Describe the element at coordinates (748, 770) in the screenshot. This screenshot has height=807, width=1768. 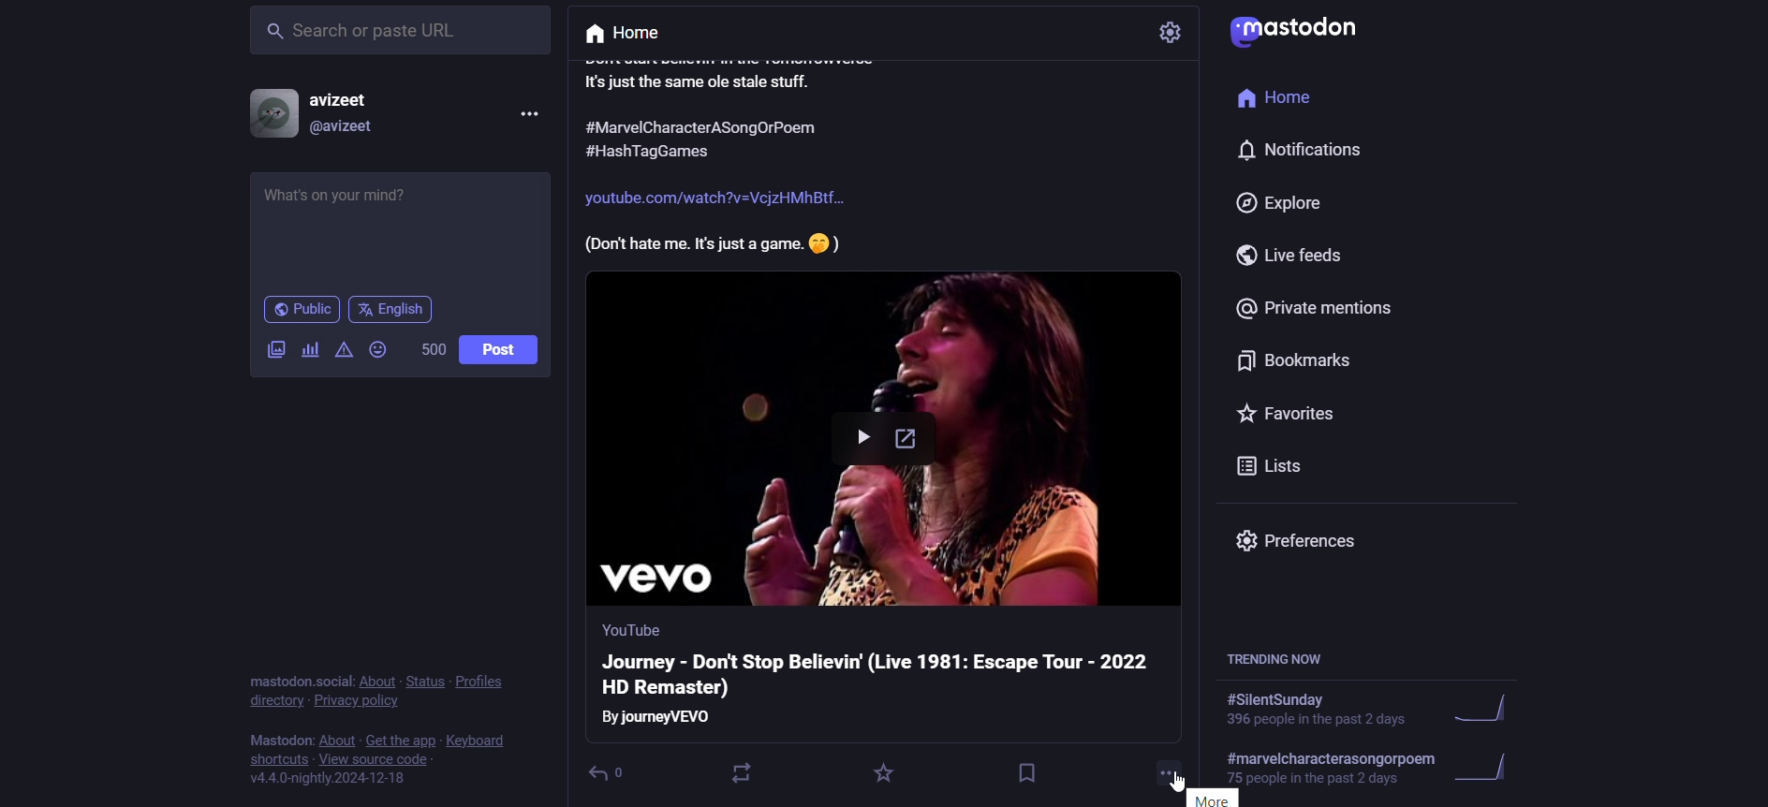
I see `boost` at that location.